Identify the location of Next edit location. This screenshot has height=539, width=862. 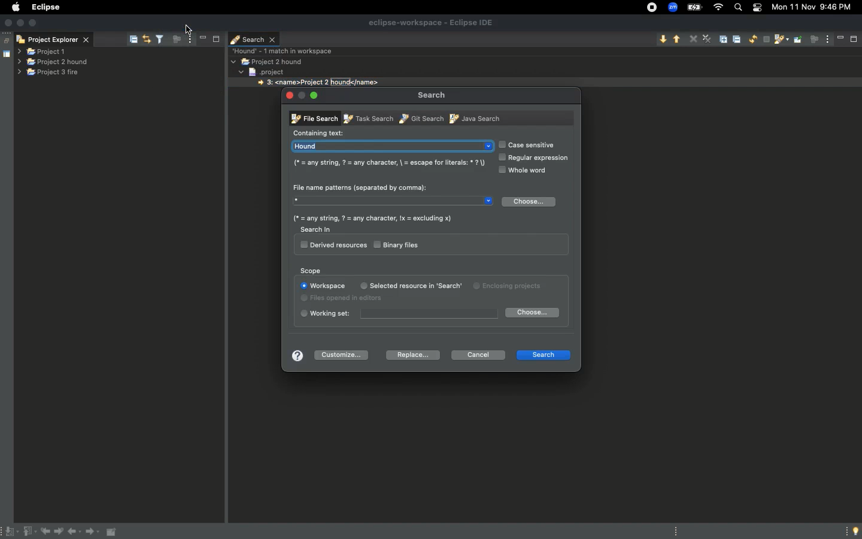
(60, 532).